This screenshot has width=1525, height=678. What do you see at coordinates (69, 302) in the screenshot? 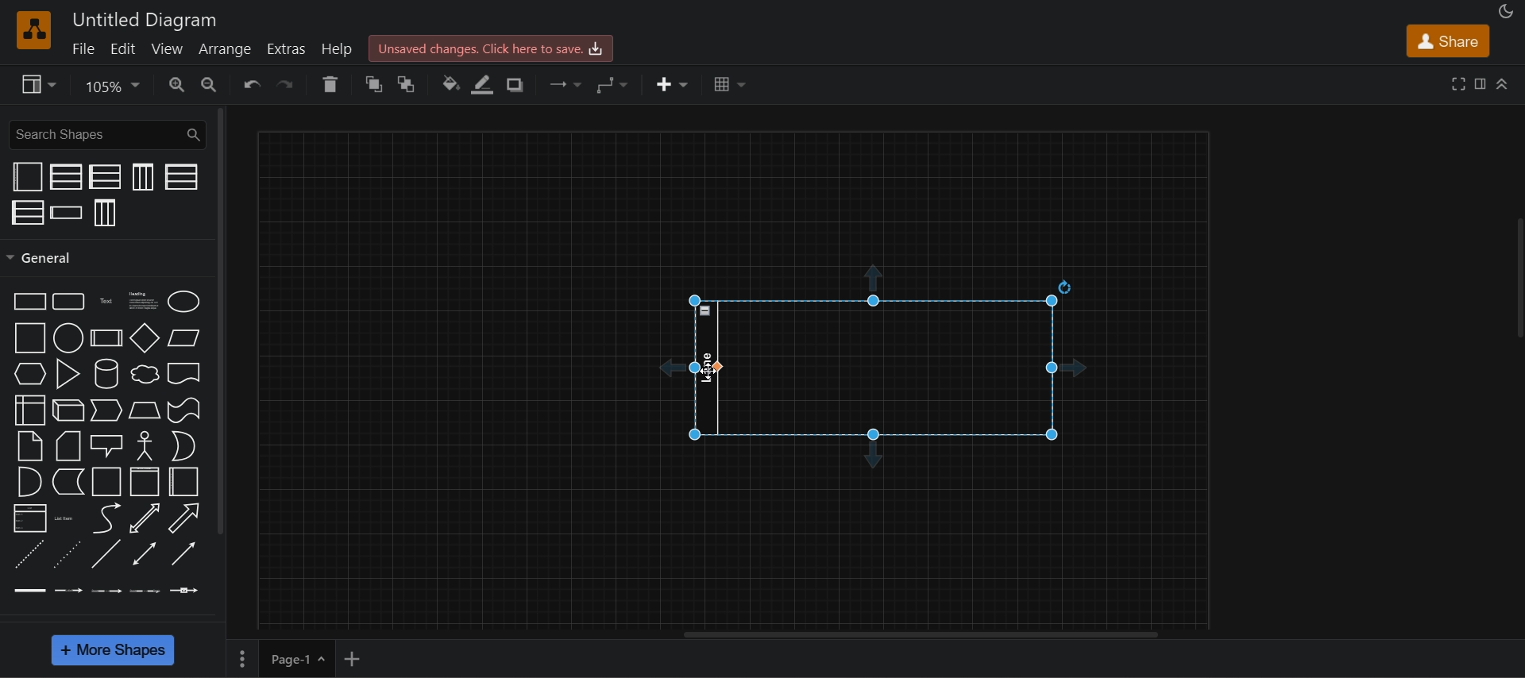
I see `Rounded rectangle` at bounding box center [69, 302].